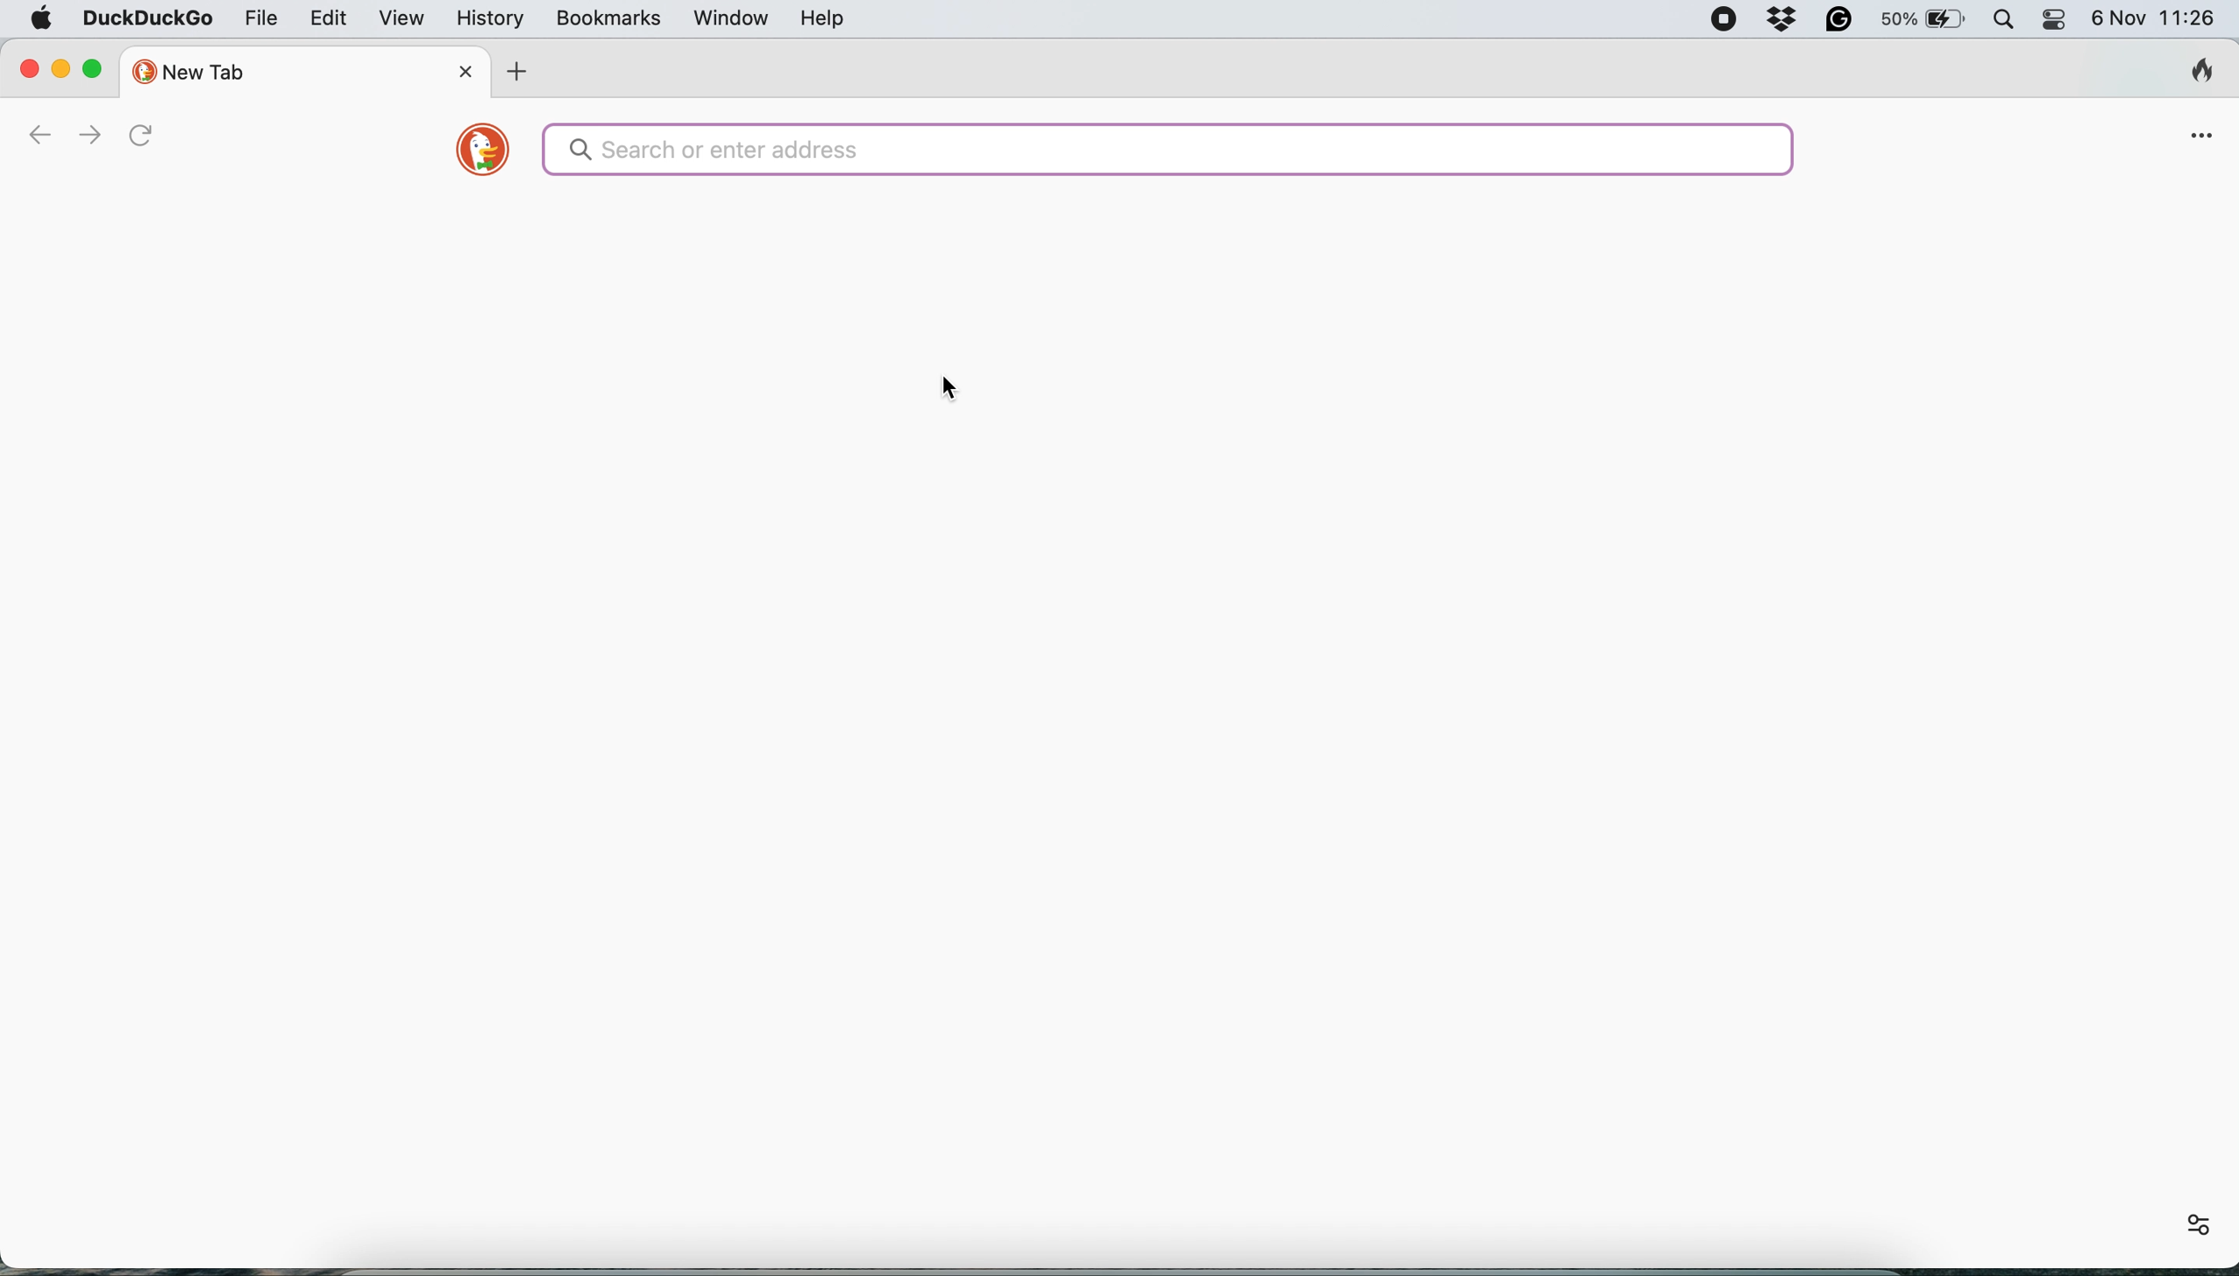  What do you see at coordinates (89, 136) in the screenshot?
I see `go forward` at bounding box center [89, 136].